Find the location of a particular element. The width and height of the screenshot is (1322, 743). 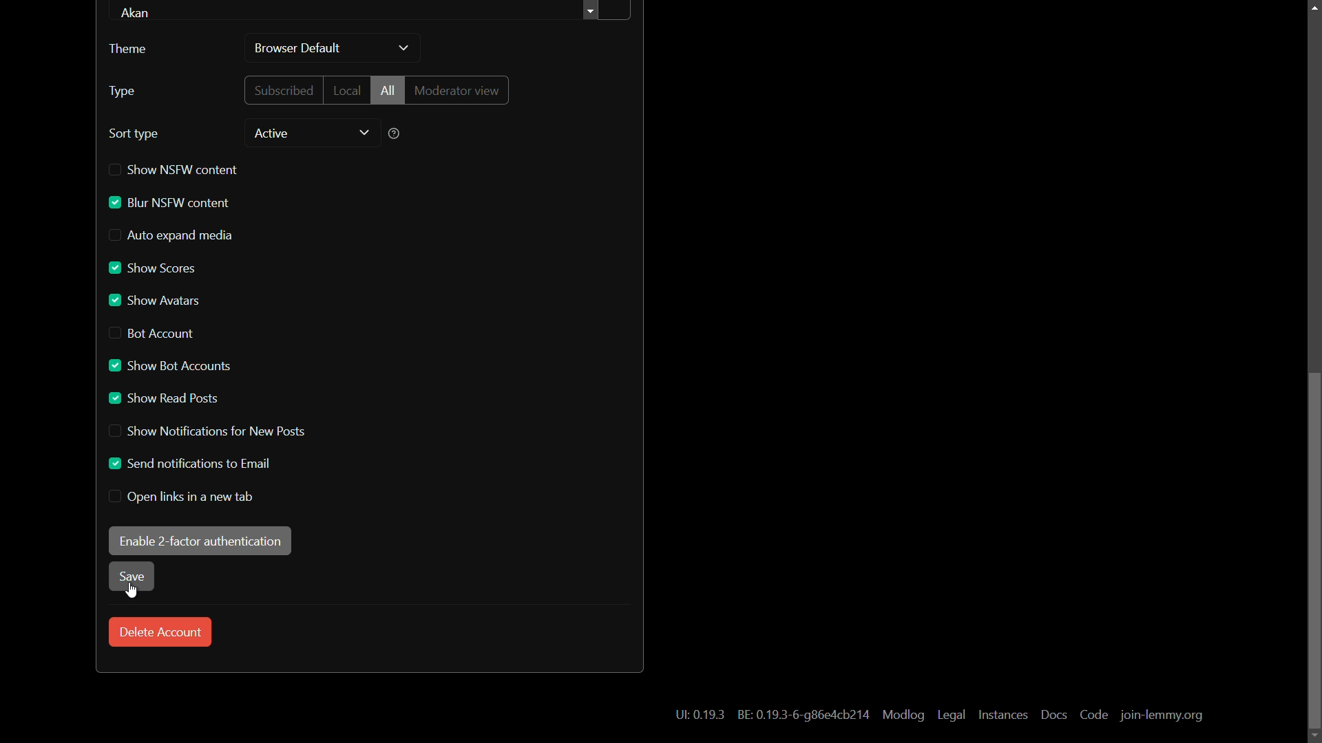

subscribed is located at coordinates (284, 89).